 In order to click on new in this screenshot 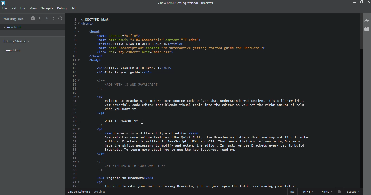, I will do `click(13, 51)`.